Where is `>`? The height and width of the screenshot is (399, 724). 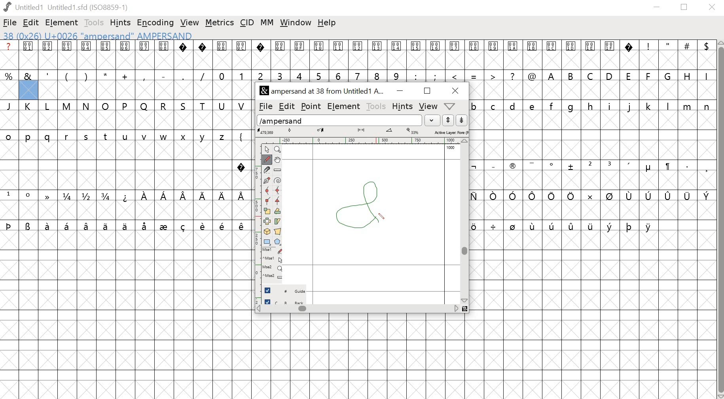
> is located at coordinates (493, 75).